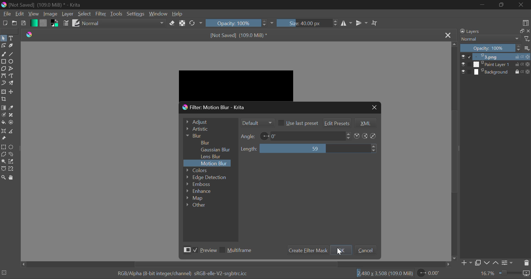 This screenshot has height=279, width=531. Describe the element at coordinates (47, 4) in the screenshot. I see `[Not Saved] (109.0 MiB) * - Krita` at that location.